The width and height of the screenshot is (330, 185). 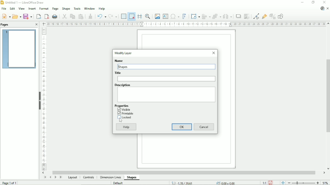 I want to click on Printable, so click(x=125, y=113).